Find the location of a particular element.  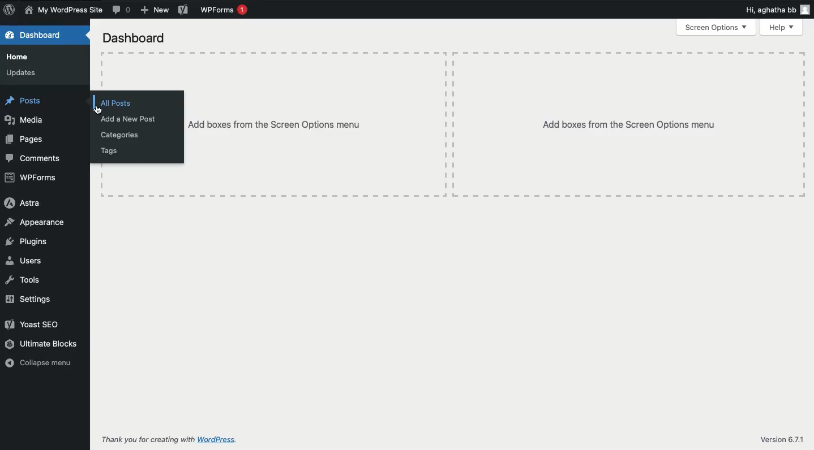

Hi user is located at coordinates (760, 11).